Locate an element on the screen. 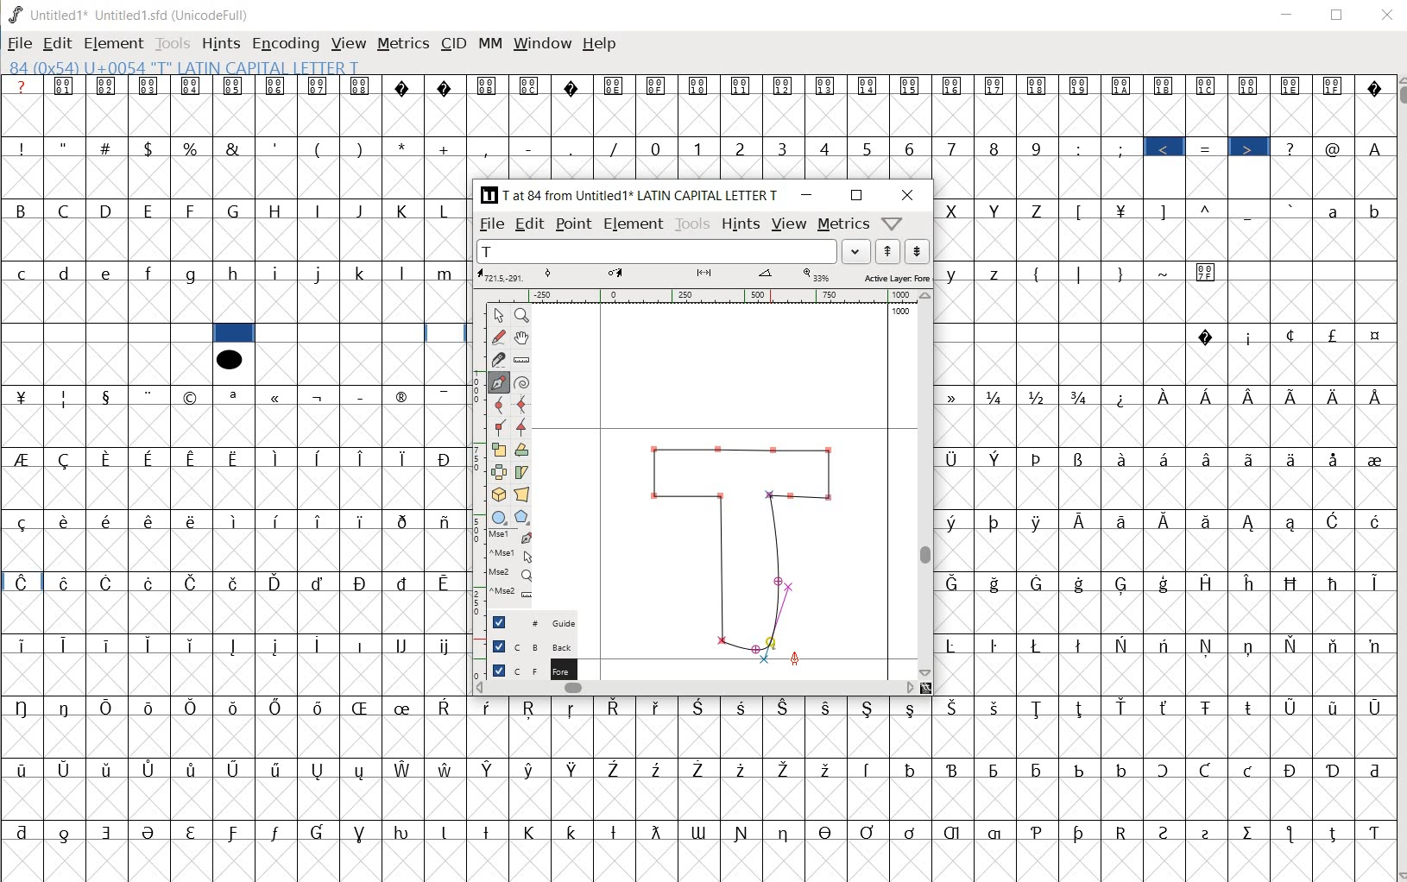  Symbol is located at coordinates (153, 769).